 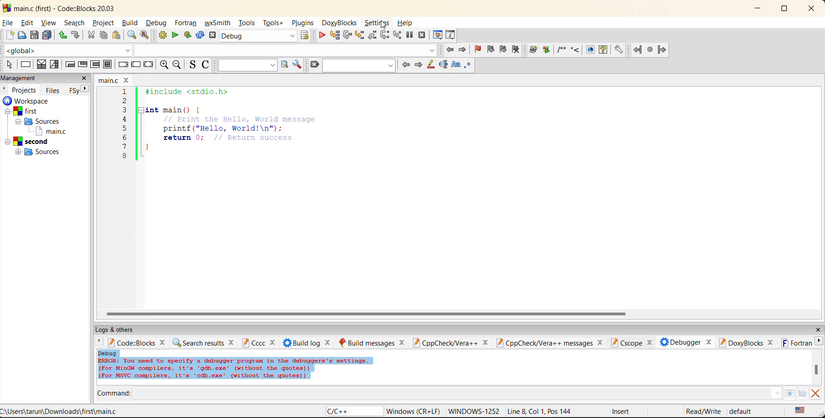 I want to click on insert a comment block, so click(x=562, y=49).